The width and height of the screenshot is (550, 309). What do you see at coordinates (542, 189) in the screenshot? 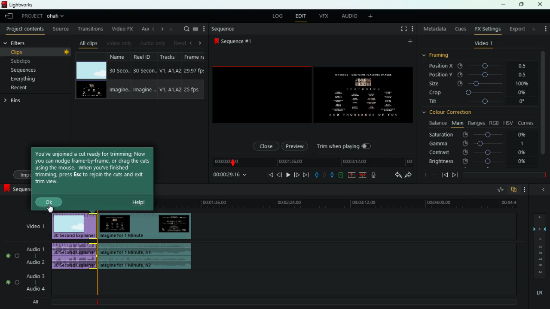
I see `back` at bounding box center [542, 189].